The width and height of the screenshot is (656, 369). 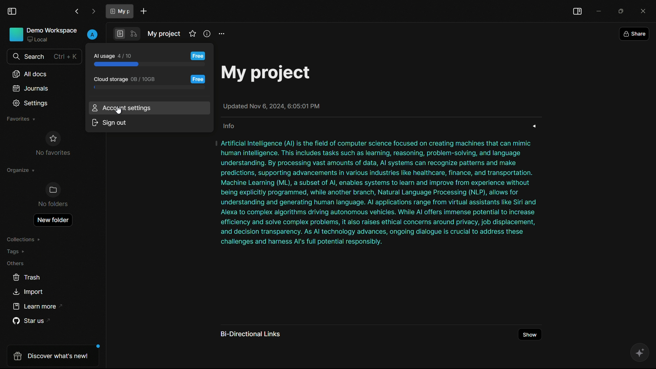 I want to click on back, so click(x=77, y=12).